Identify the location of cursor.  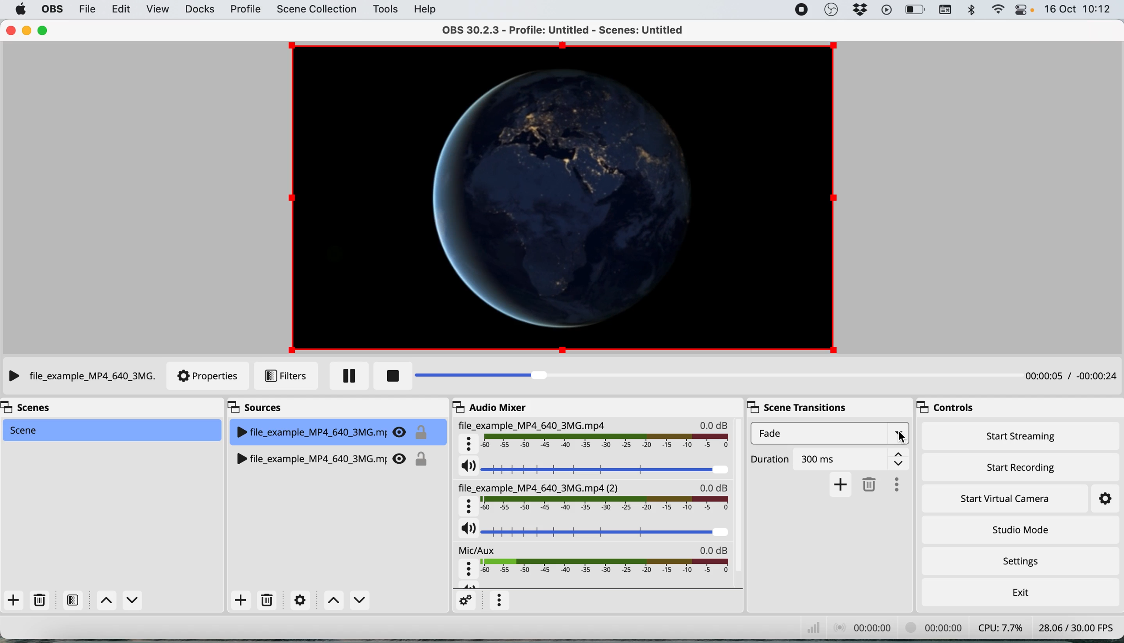
(898, 436).